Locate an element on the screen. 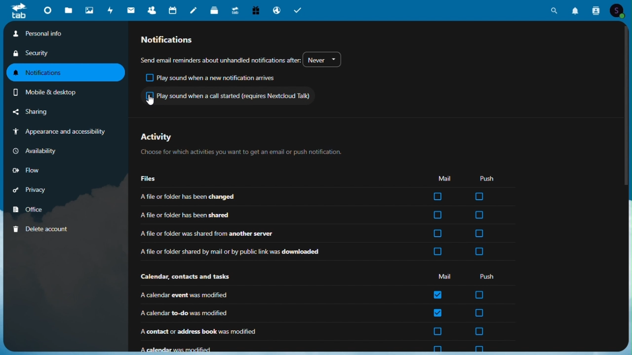 The image size is (632, 355). tab is located at coordinates (15, 10).